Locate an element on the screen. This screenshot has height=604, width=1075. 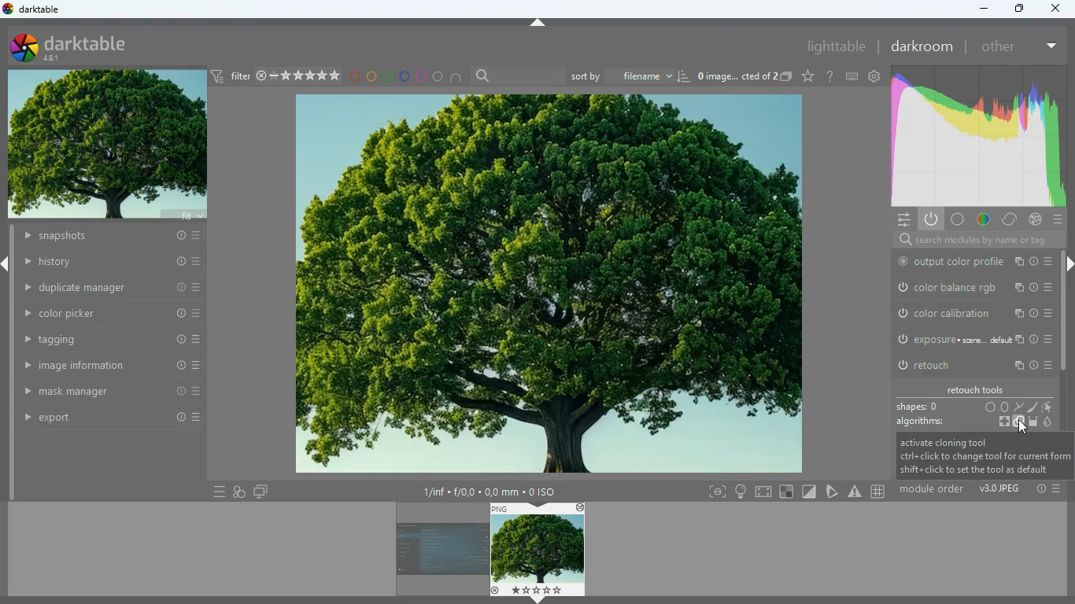
control is located at coordinates (1010, 219).